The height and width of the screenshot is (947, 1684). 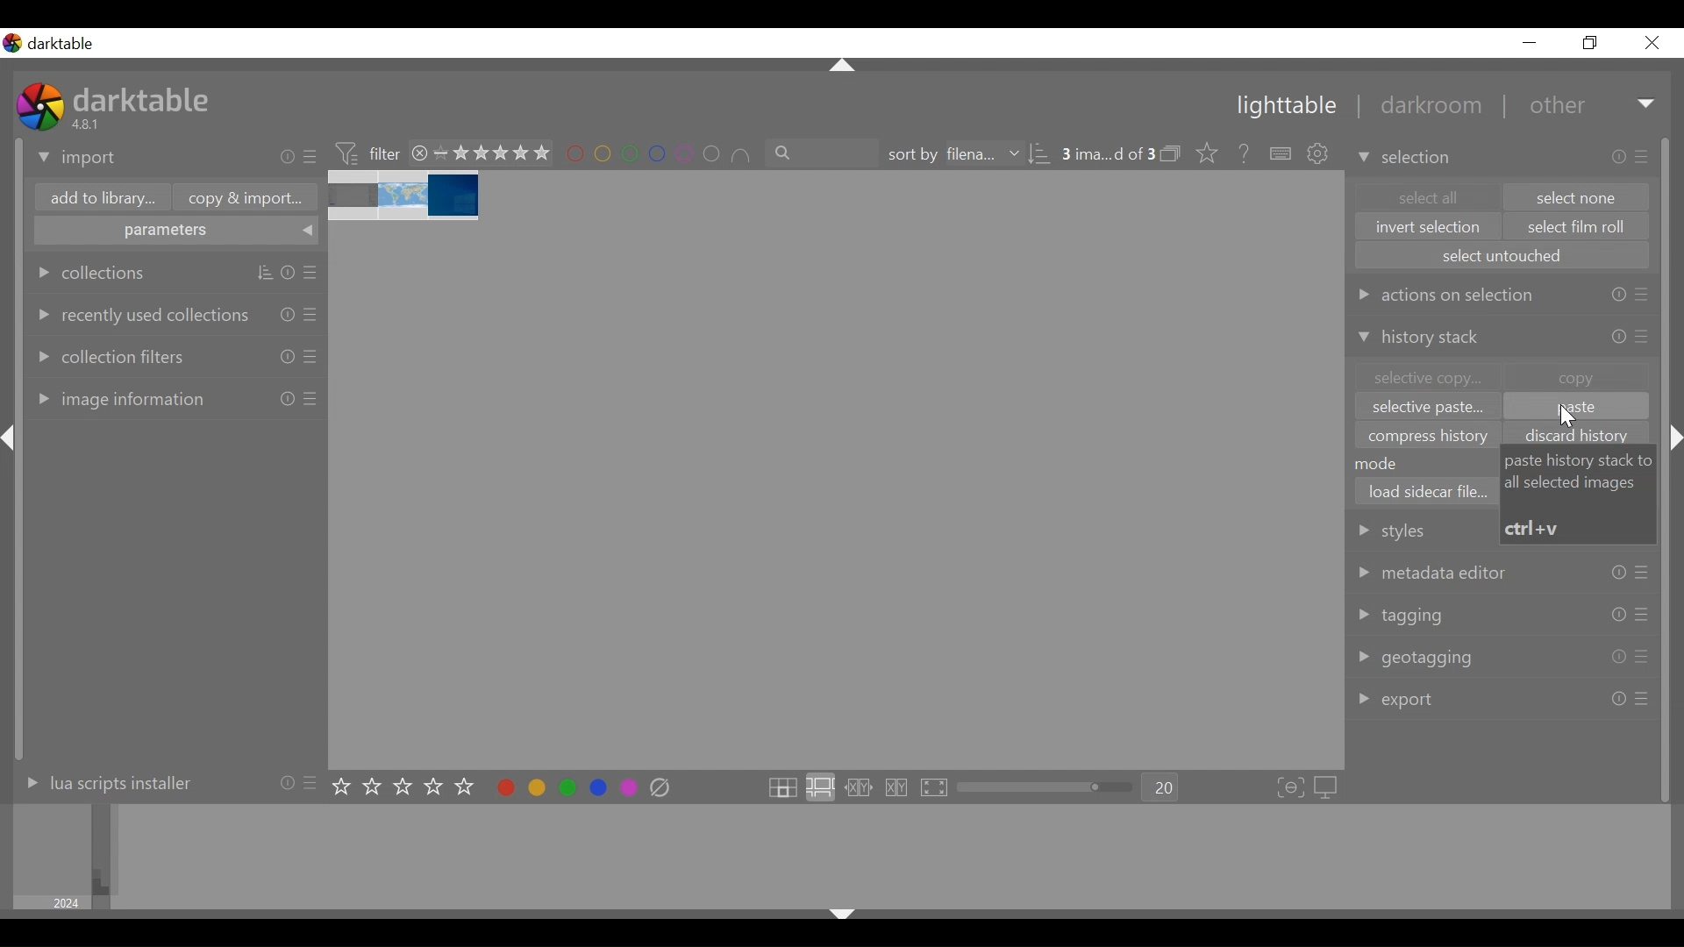 I want to click on select film roll, so click(x=1578, y=228).